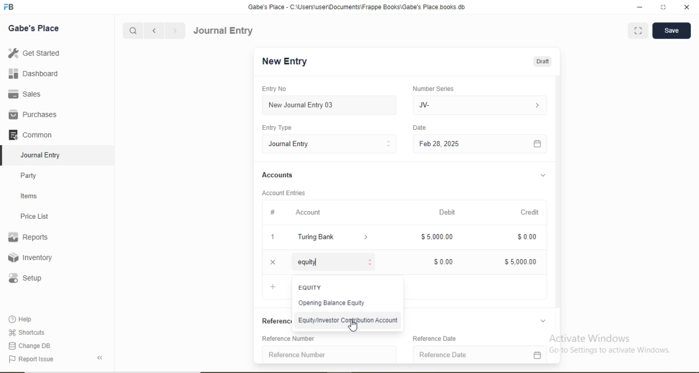 This screenshot has height=373, width=699. Describe the element at coordinates (318, 237) in the screenshot. I see `Turing Bank` at that location.